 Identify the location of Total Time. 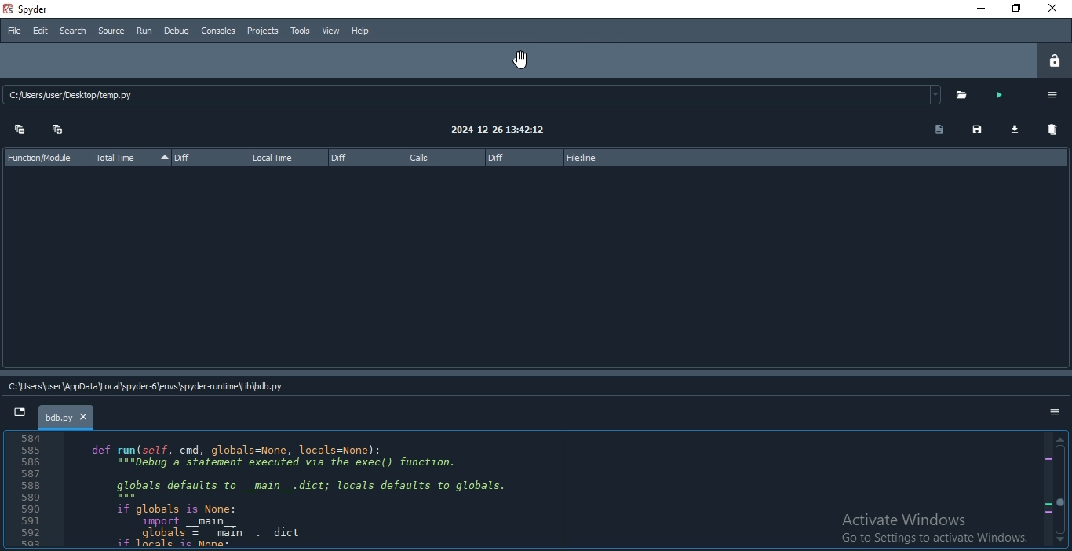
(130, 158).